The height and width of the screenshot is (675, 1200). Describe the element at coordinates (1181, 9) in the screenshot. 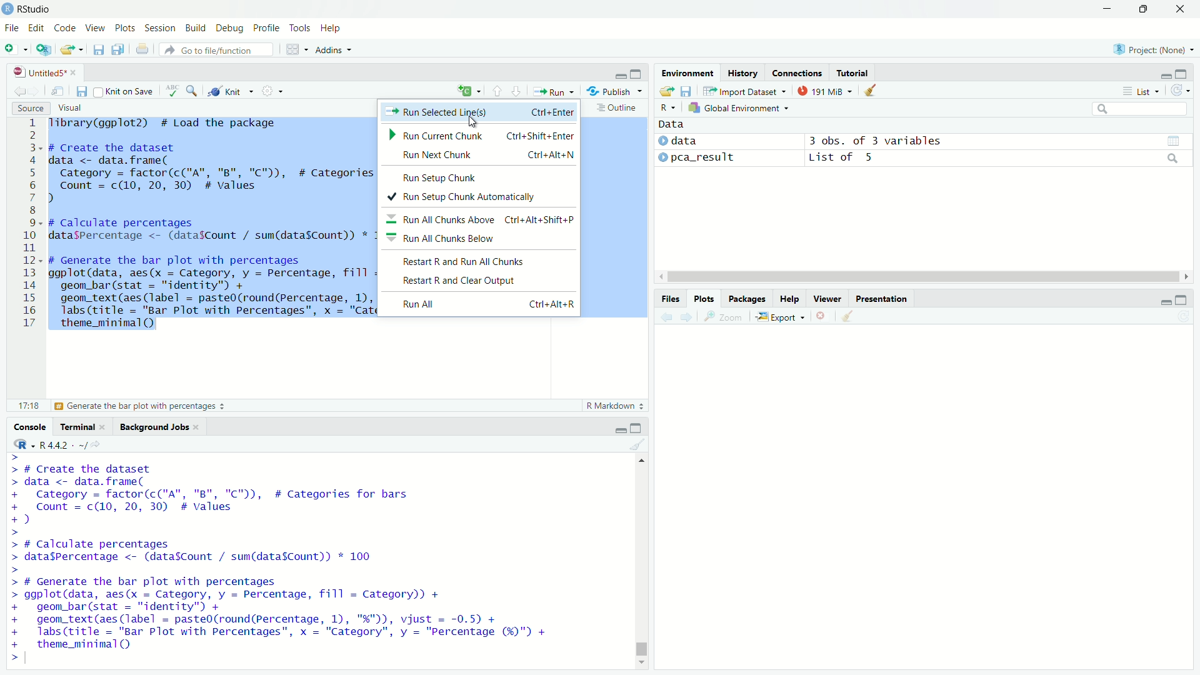

I see `close` at that location.